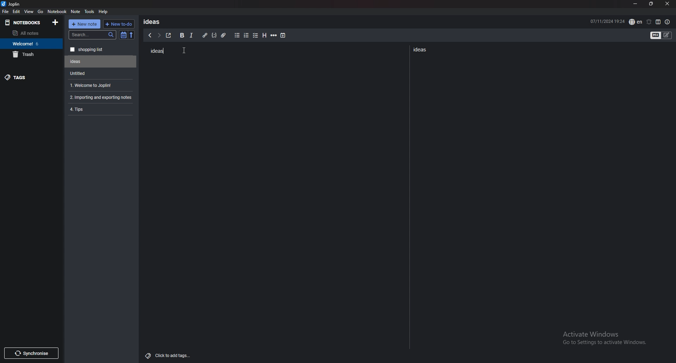 The width and height of the screenshot is (676, 363). Describe the element at coordinates (636, 22) in the screenshot. I see `spell check` at that location.